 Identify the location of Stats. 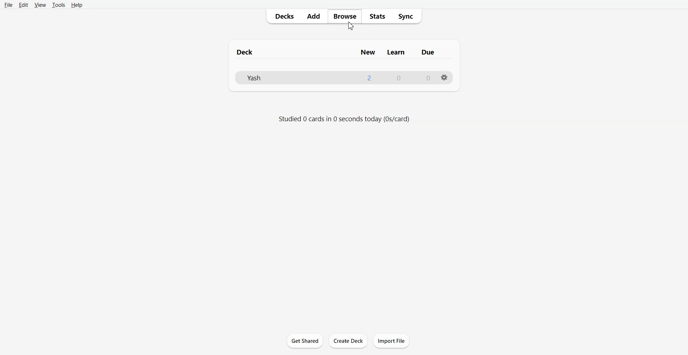
(378, 16).